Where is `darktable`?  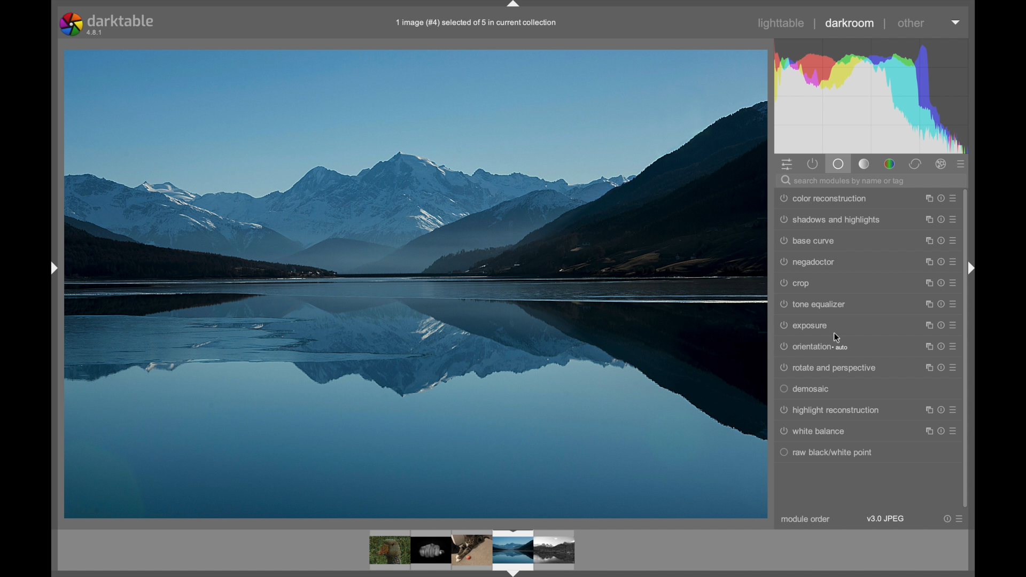
darktable is located at coordinates (110, 24).